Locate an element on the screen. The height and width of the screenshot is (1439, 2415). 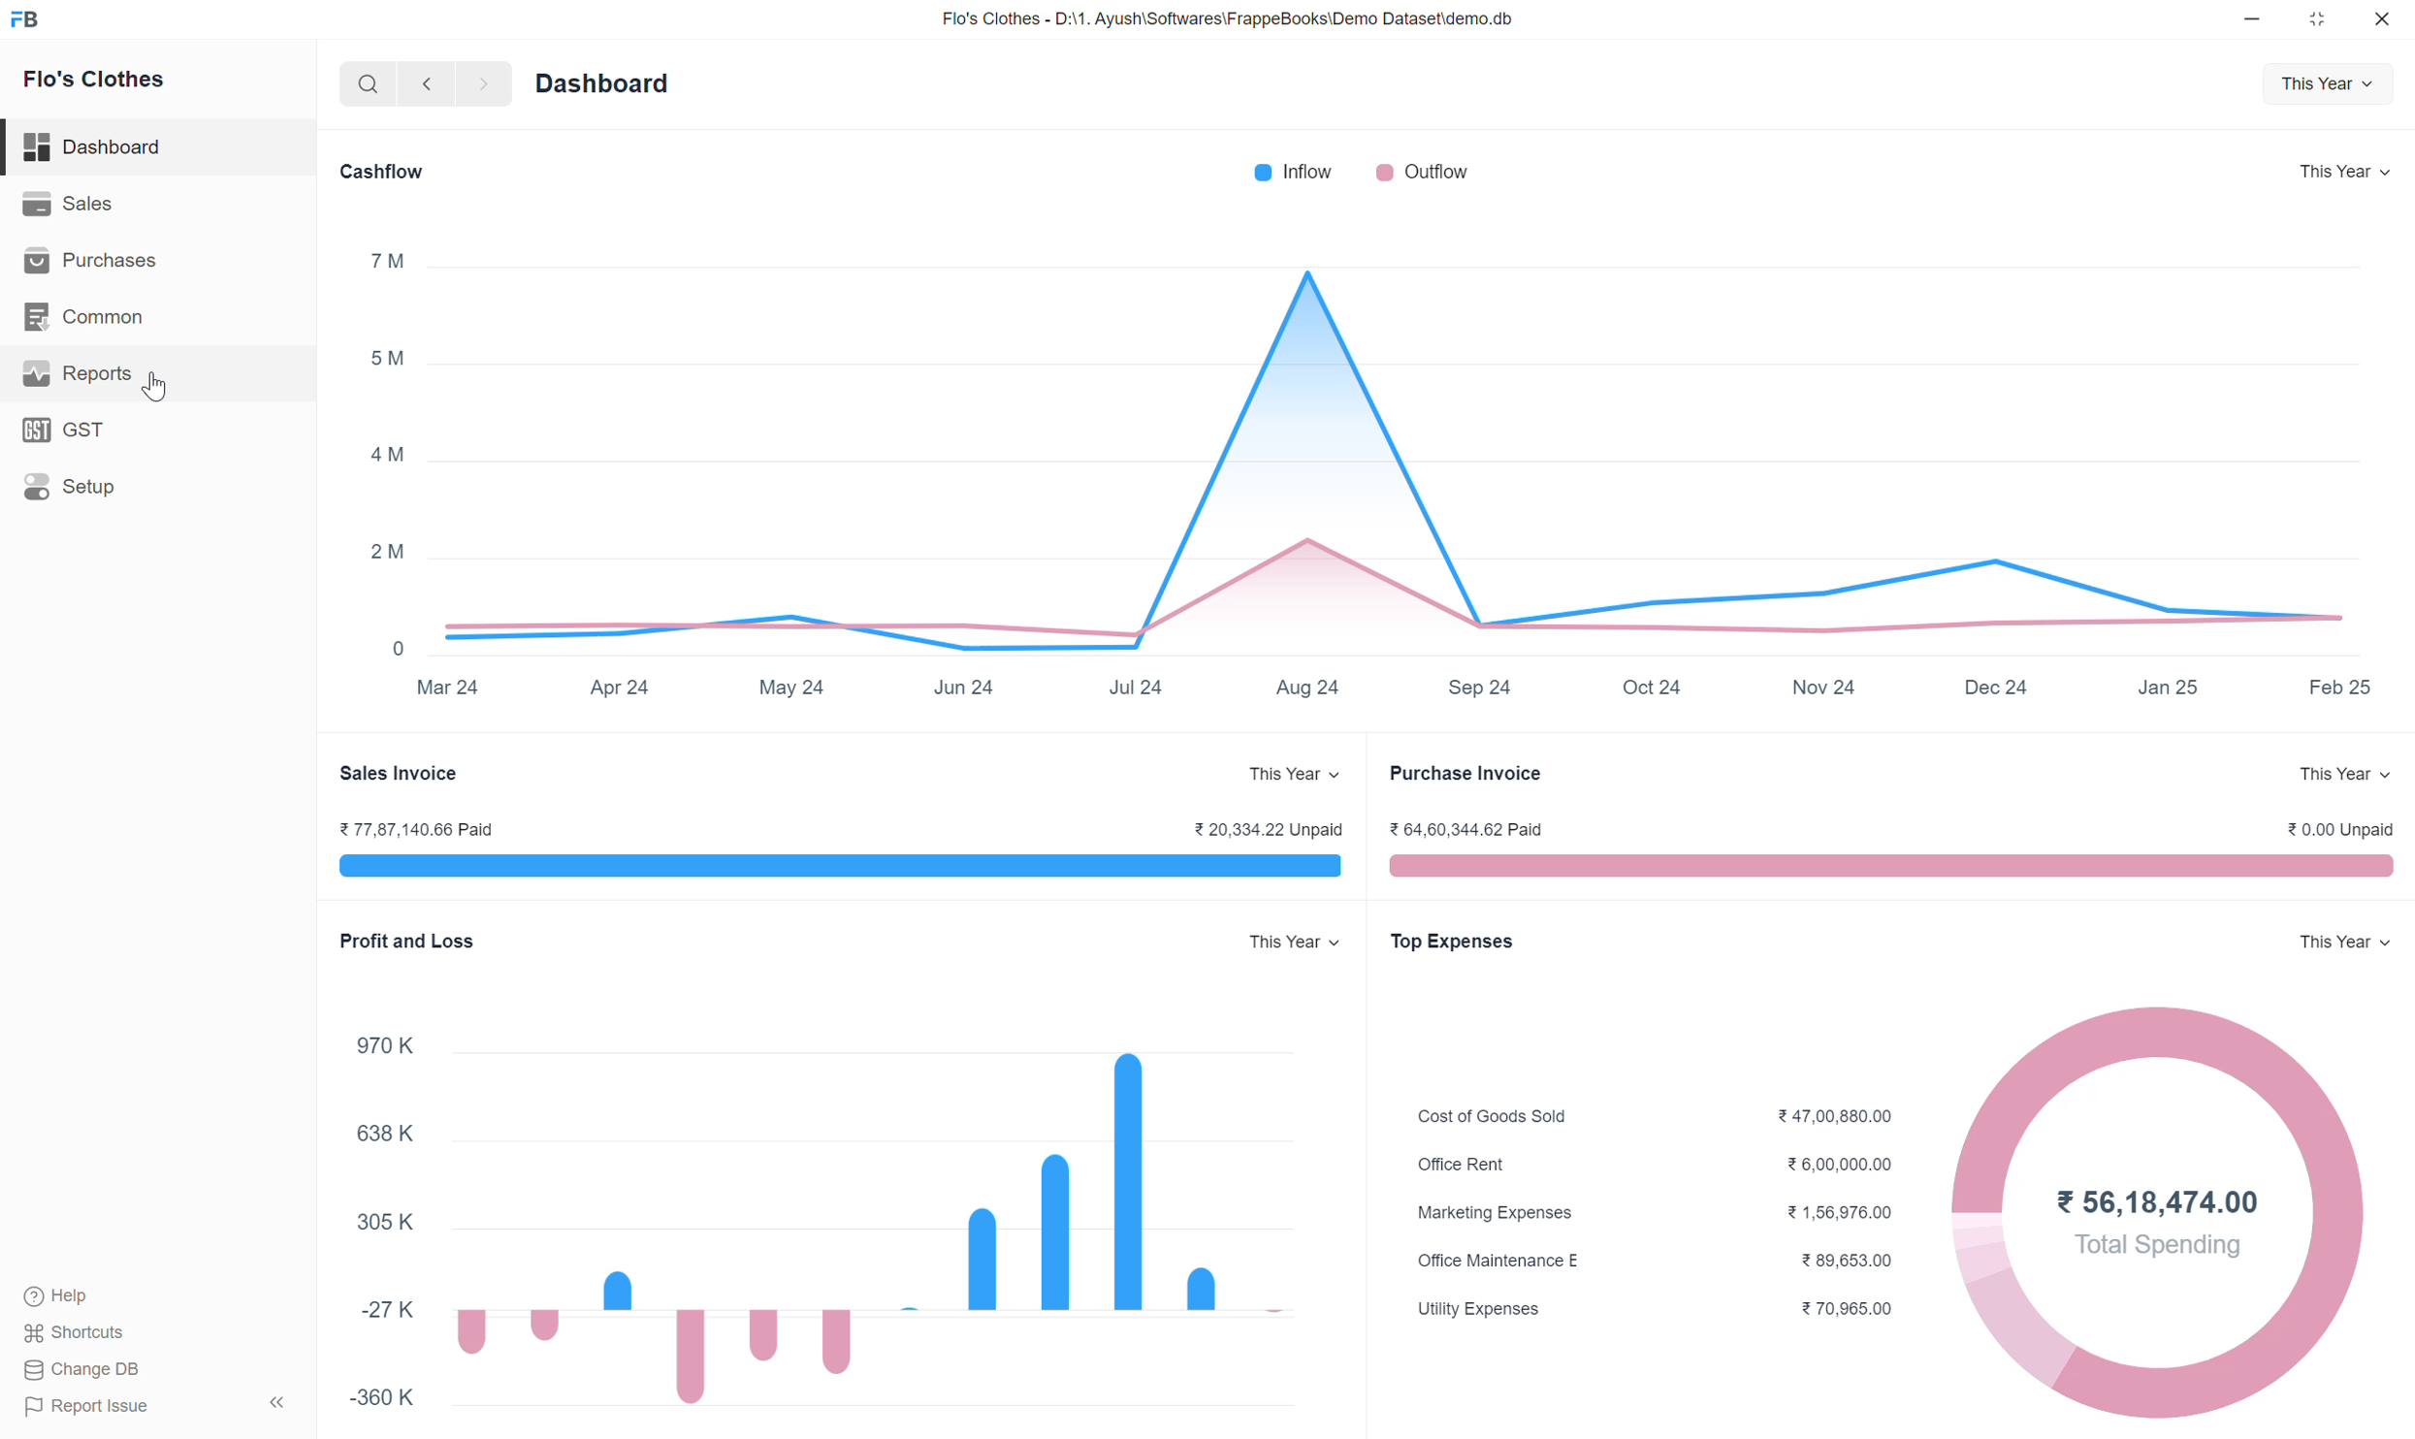
apr 24 is located at coordinates (619, 688).